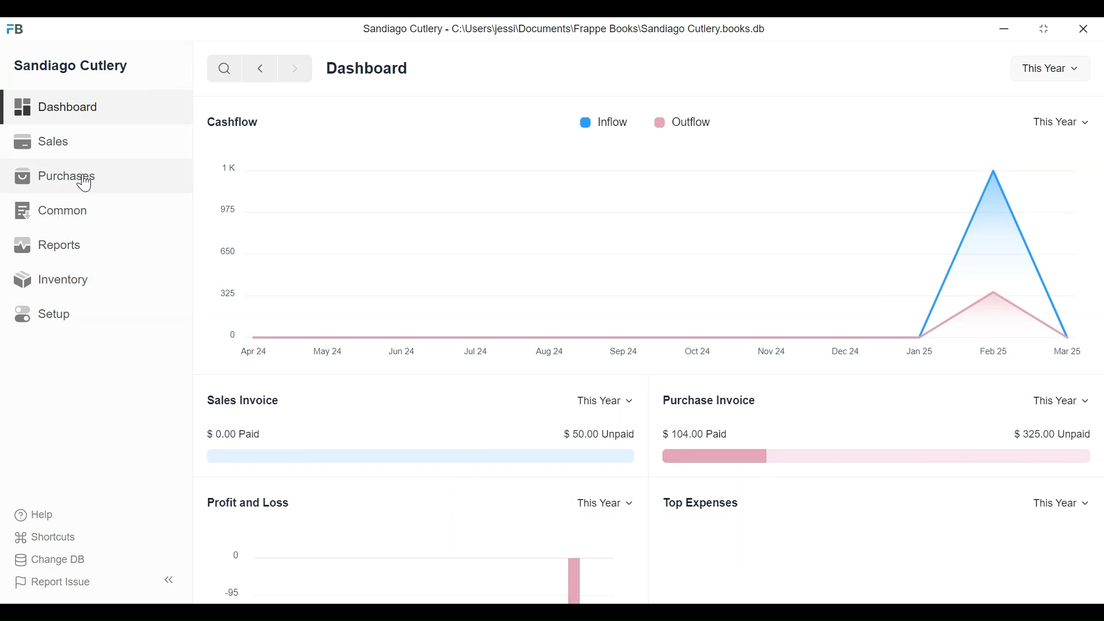  What do you see at coordinates (263, 67) in the screenshot?
I see `back` at bounding box center [263, 67].